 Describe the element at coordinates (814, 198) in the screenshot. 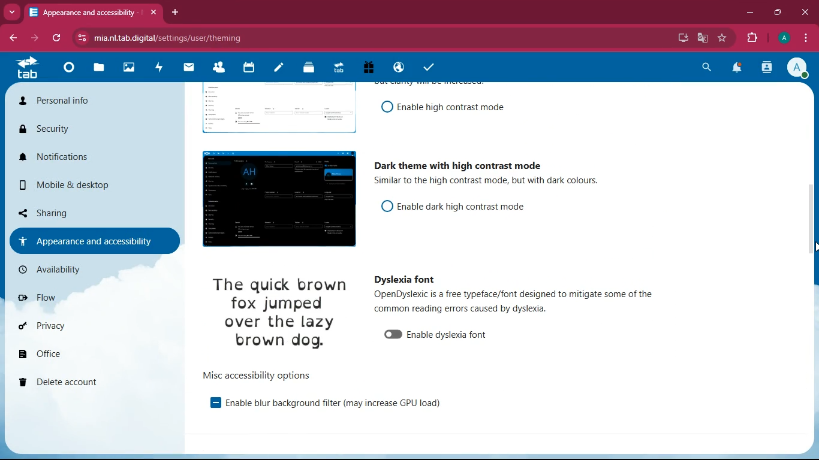

I see `scroll bar` at that location.